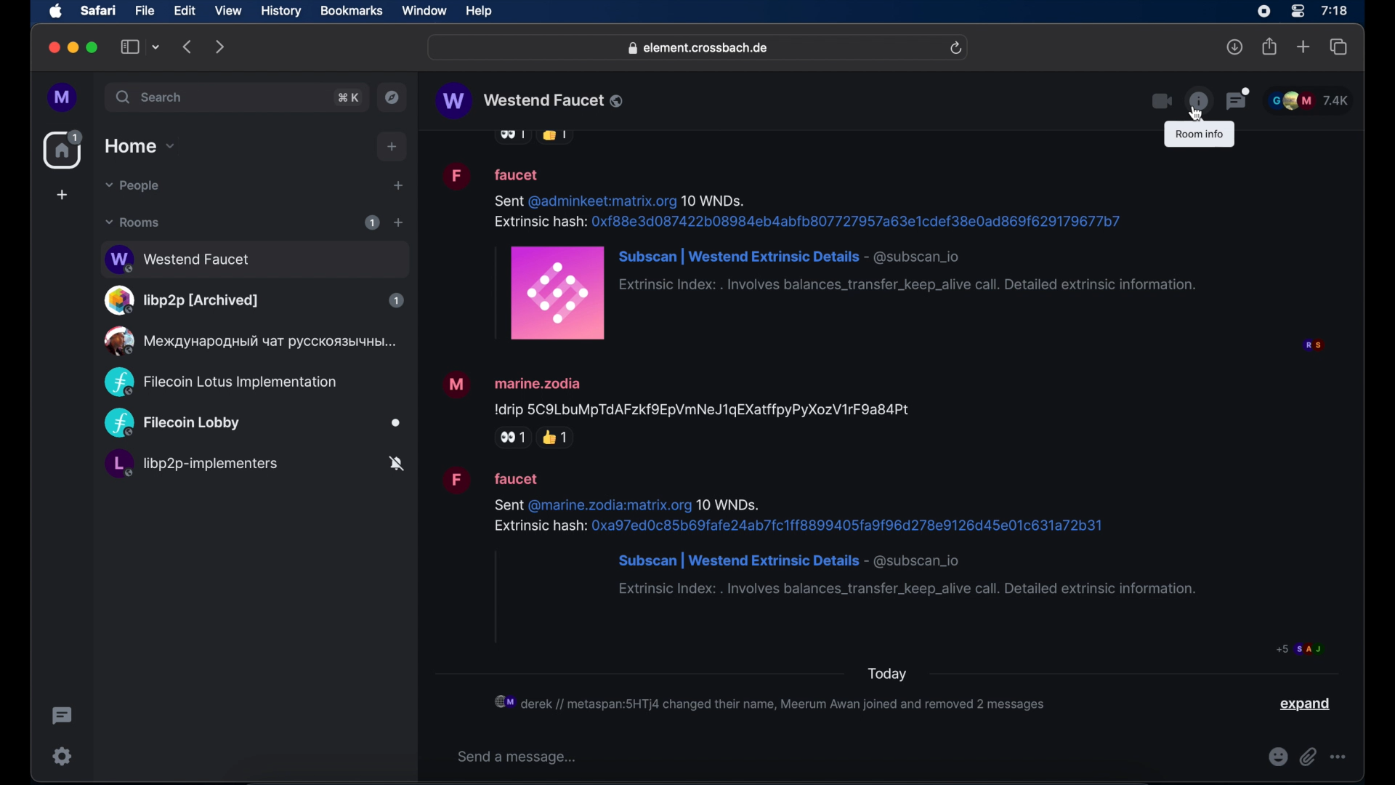  I want to click on participants, so click(1309, 100).